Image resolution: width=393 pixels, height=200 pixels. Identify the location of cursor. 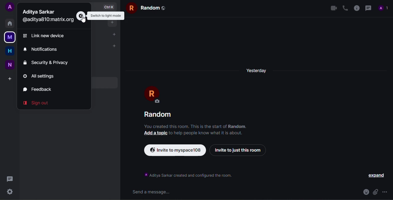
(85, 21).